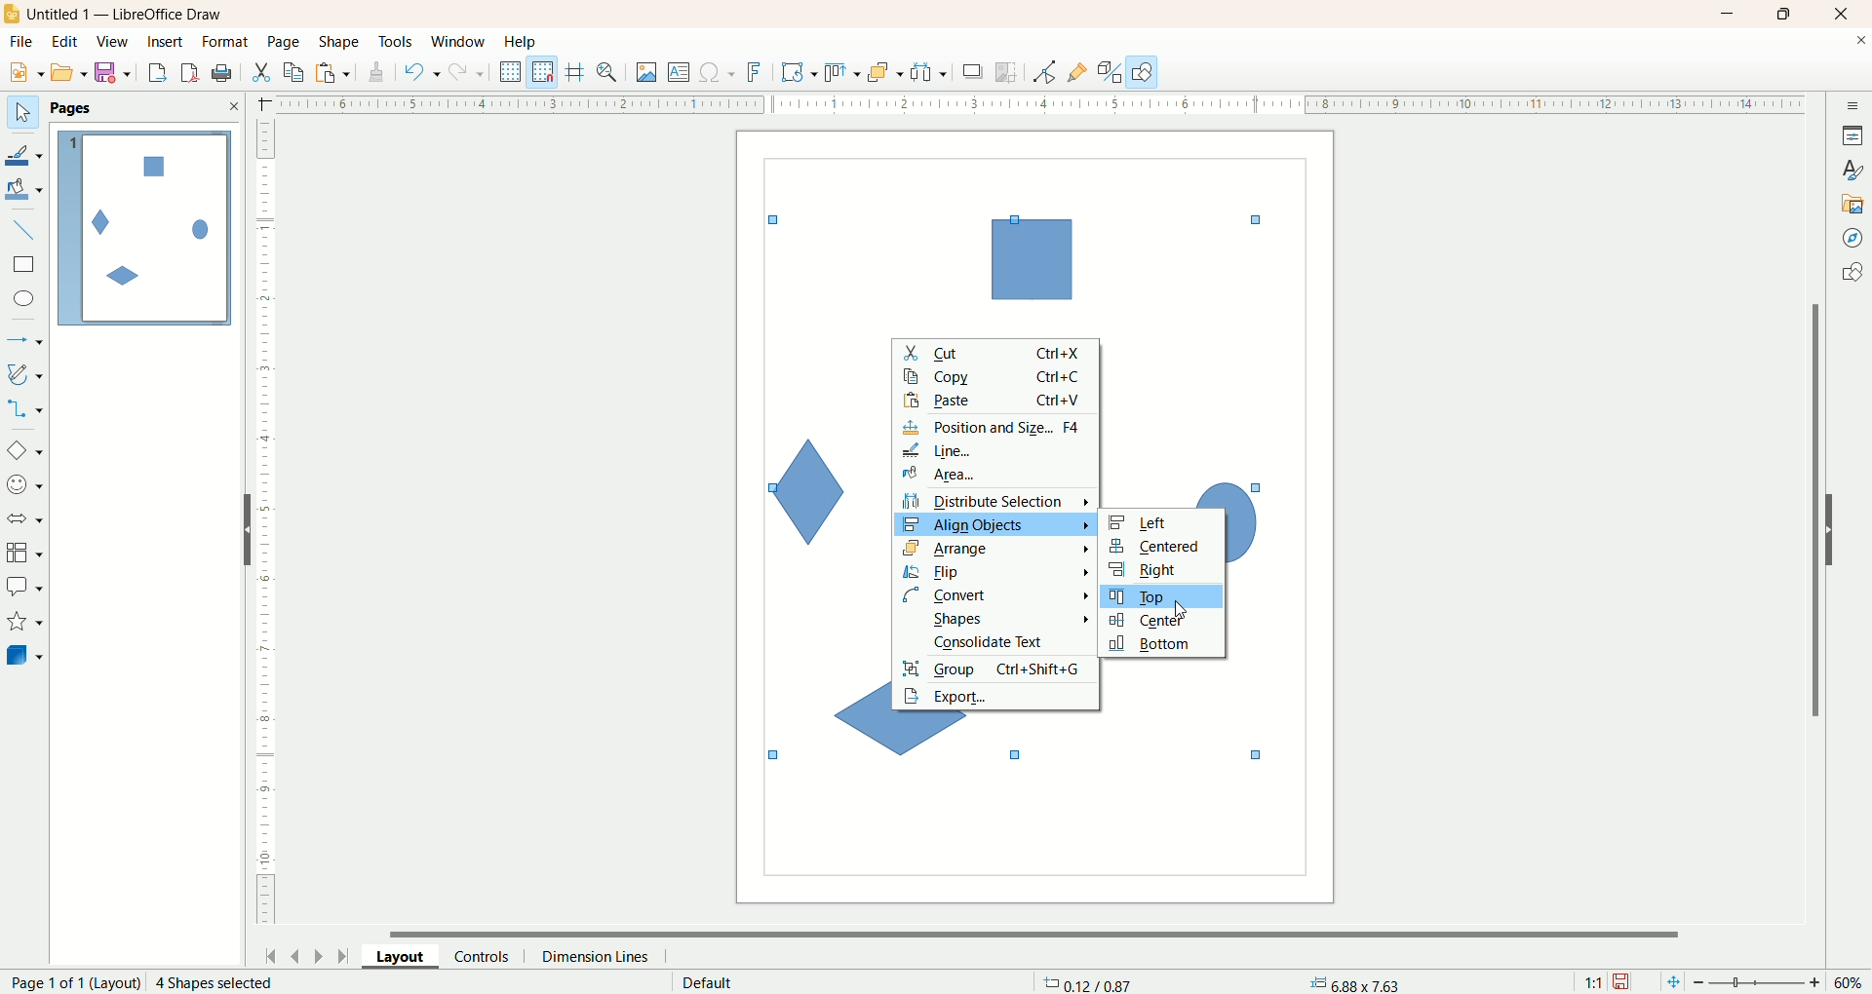  What do you see at coordinates (233, 106) in the screenshot?
I see `close` at bounding box center [233, 106].